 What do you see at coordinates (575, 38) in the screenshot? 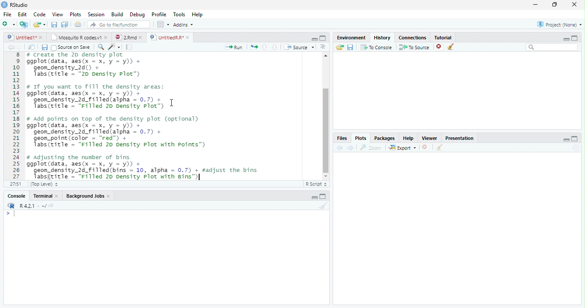
I see `maximize` at bounding box center [575, 38].